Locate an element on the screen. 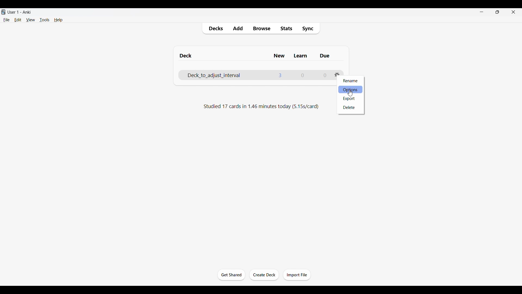  Show interface in smaller tab is located at coordinates (498, 12).